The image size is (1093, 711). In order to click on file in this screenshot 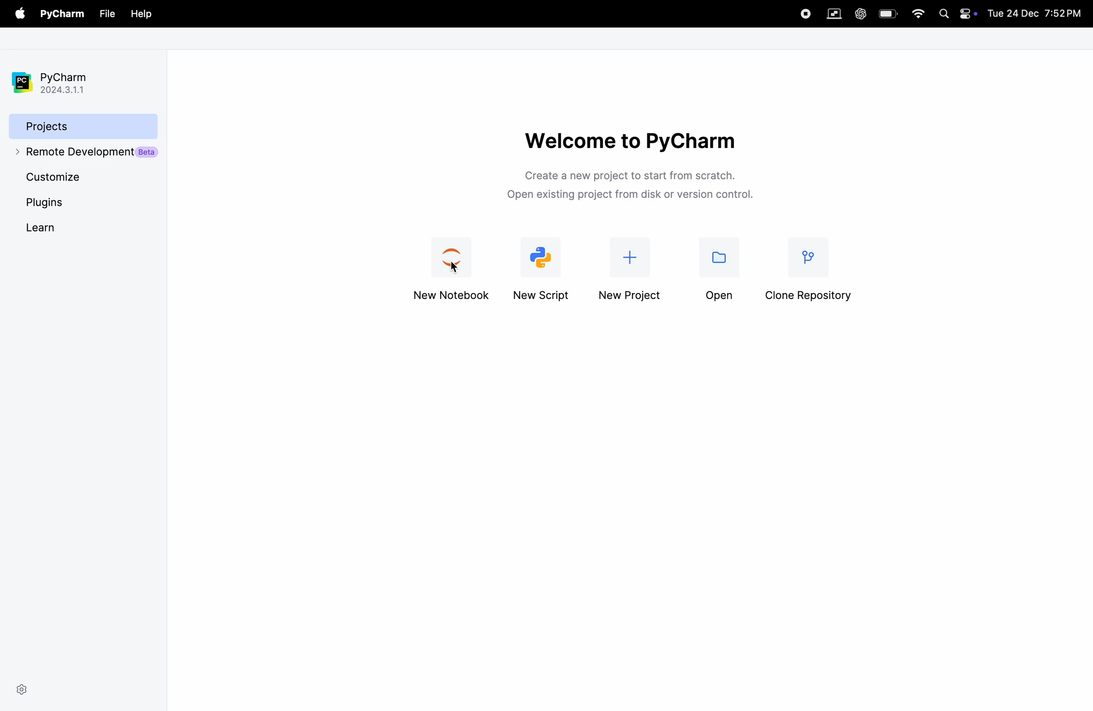, I will do `click(106, 14)`.